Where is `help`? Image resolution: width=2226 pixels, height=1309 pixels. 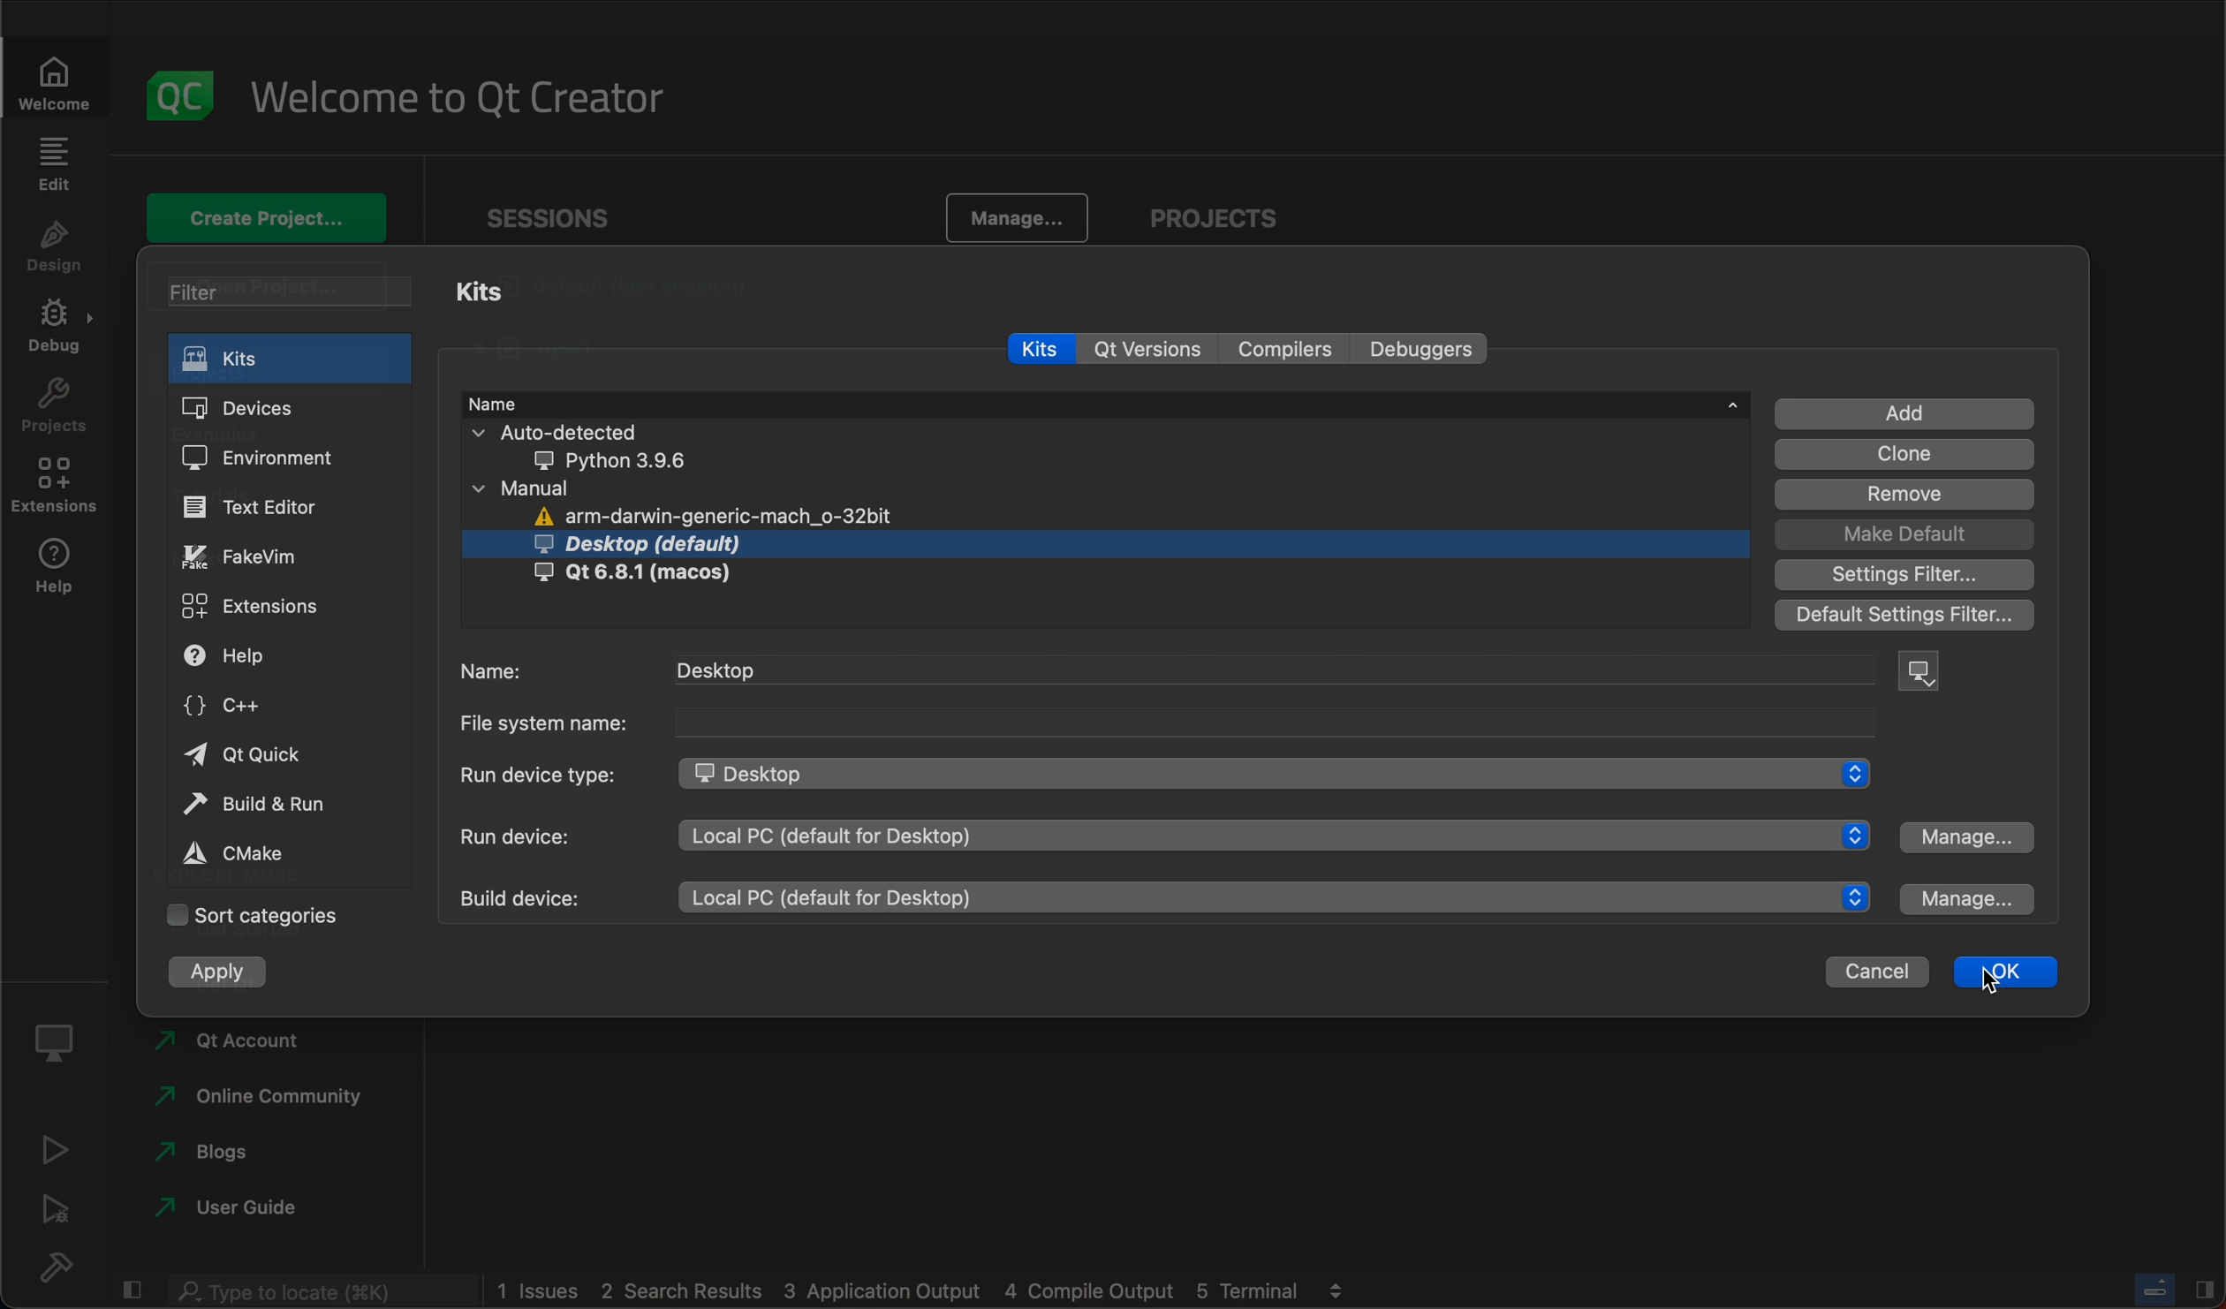 help is located at coordinates (261, 659).